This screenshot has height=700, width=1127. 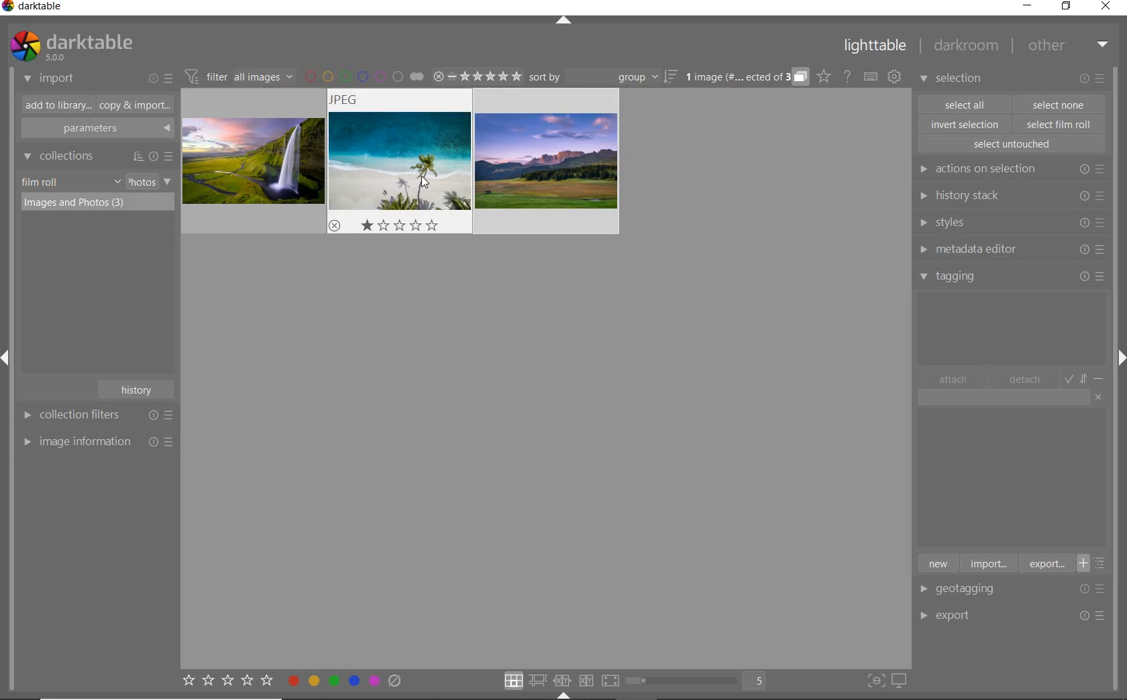 What do you see at coordinates (364, 76) in the screenshot?
I see `filter by image color label` at bounding box center [364, 76].